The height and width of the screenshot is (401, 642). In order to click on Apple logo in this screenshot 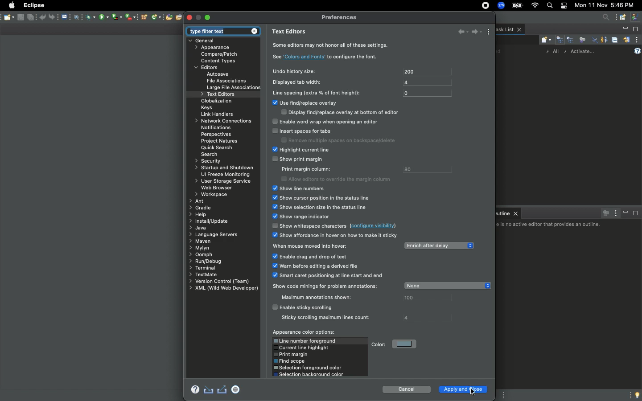, I will do `click(12, 5)`.